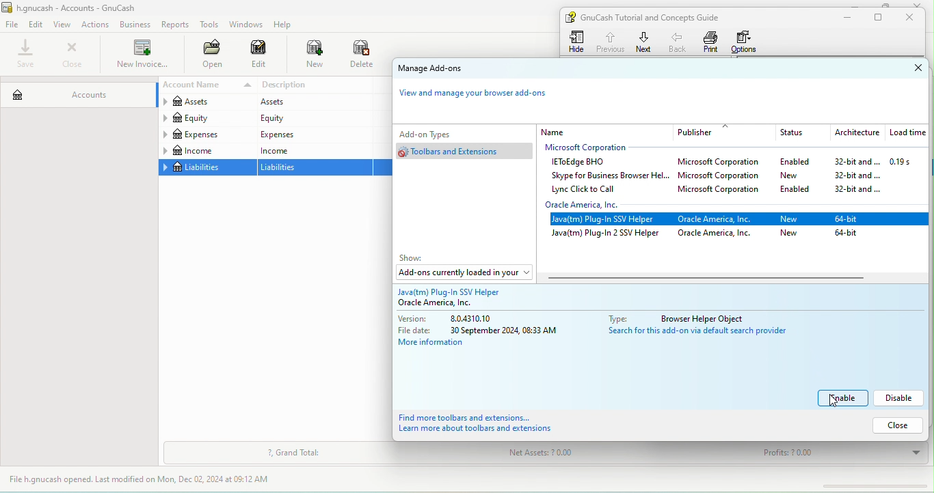  What do you see at coordinates (881, 18) in the screenshot?
I see `maximize` at bounding box center [881, 18].